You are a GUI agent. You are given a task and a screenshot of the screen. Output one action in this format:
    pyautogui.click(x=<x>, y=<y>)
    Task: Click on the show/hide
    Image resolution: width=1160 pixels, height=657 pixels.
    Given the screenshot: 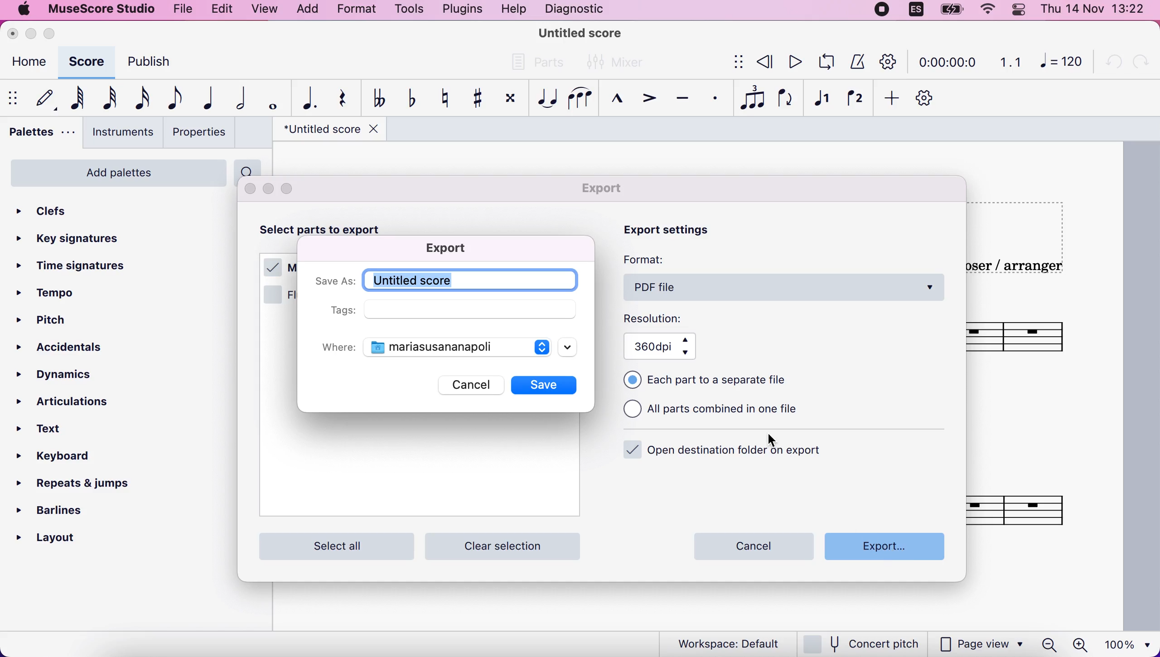 What is the action you would take?
    pyautogui.click(x=12, y=97)
    